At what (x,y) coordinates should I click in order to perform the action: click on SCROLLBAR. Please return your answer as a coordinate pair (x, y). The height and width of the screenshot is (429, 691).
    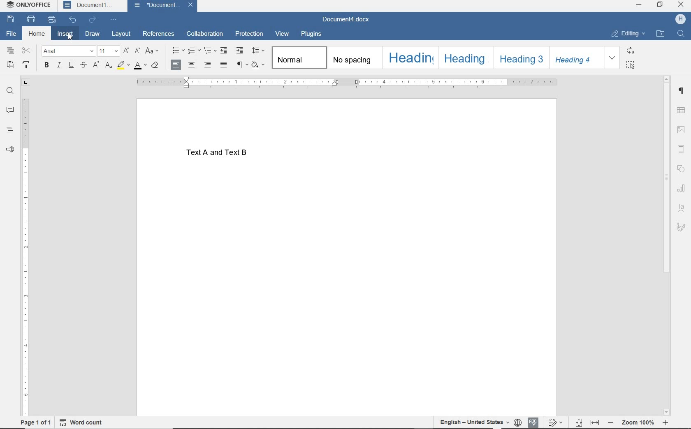
    Looking at the image, I should click on (665, 244).